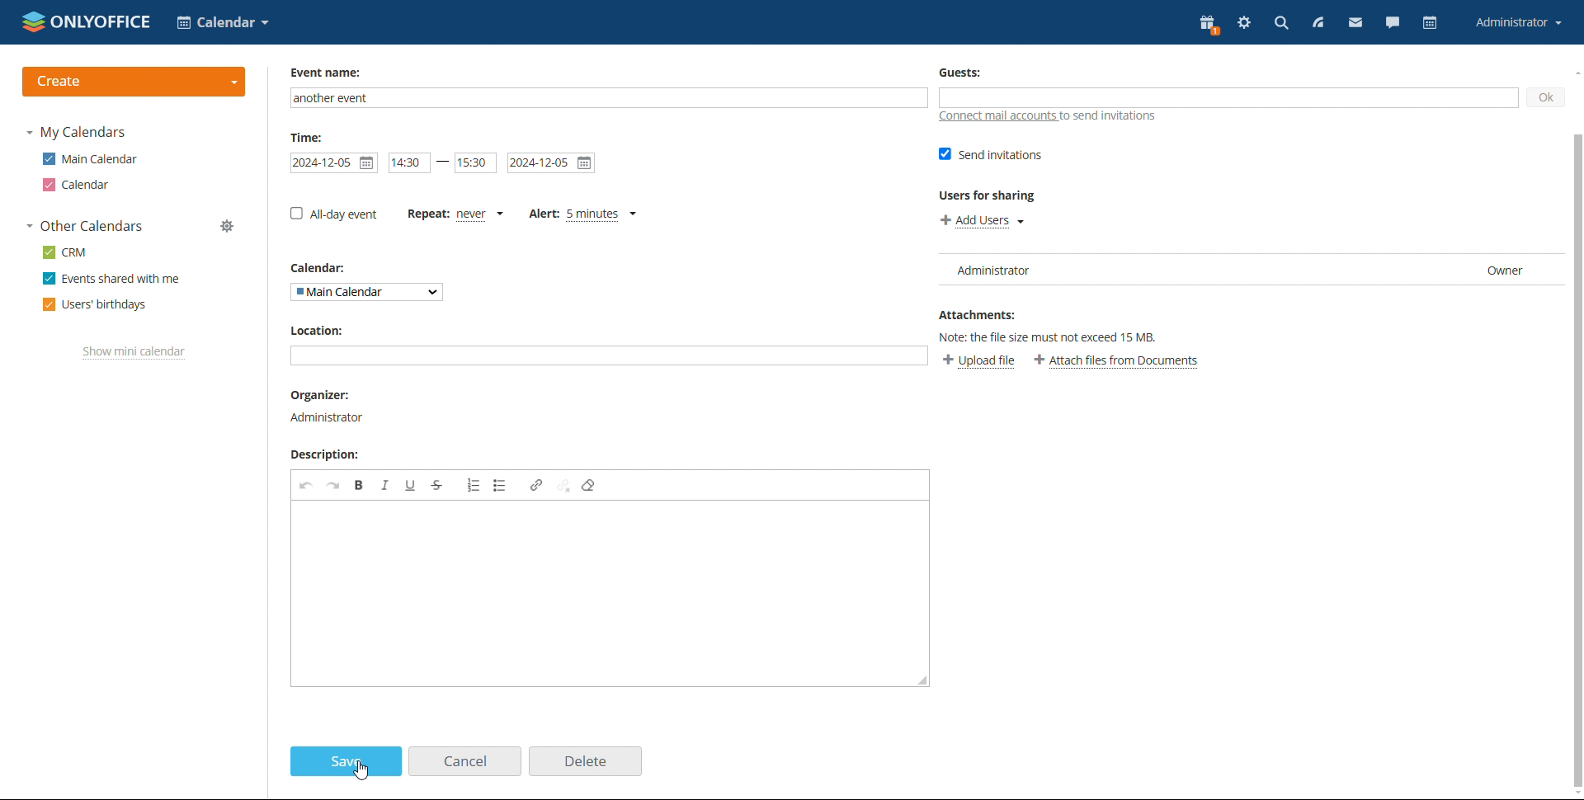  I want to click on add guests, so click(1228, 97).